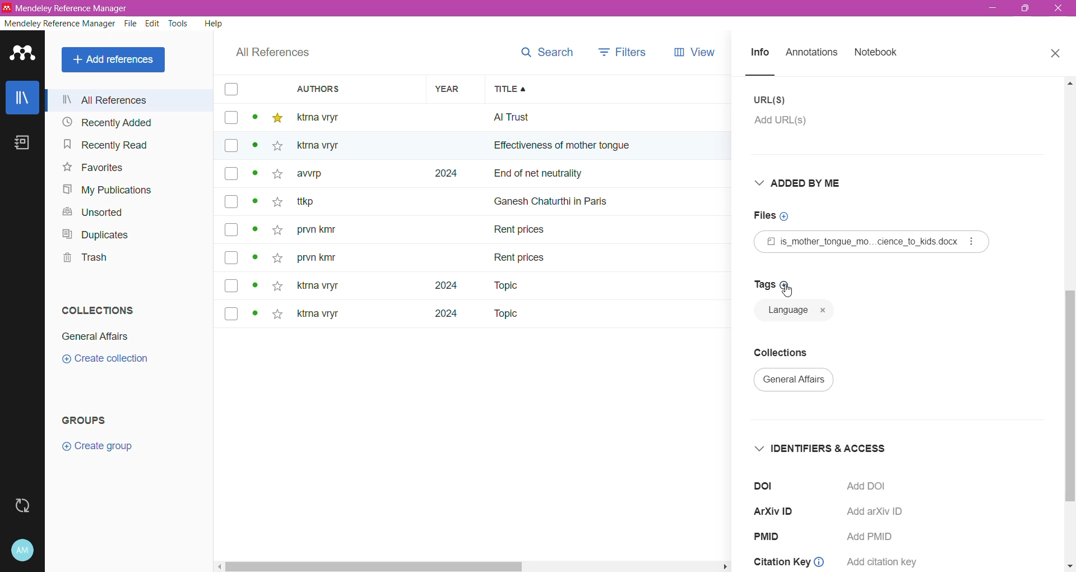  I want to click on box, so click(235, 285).